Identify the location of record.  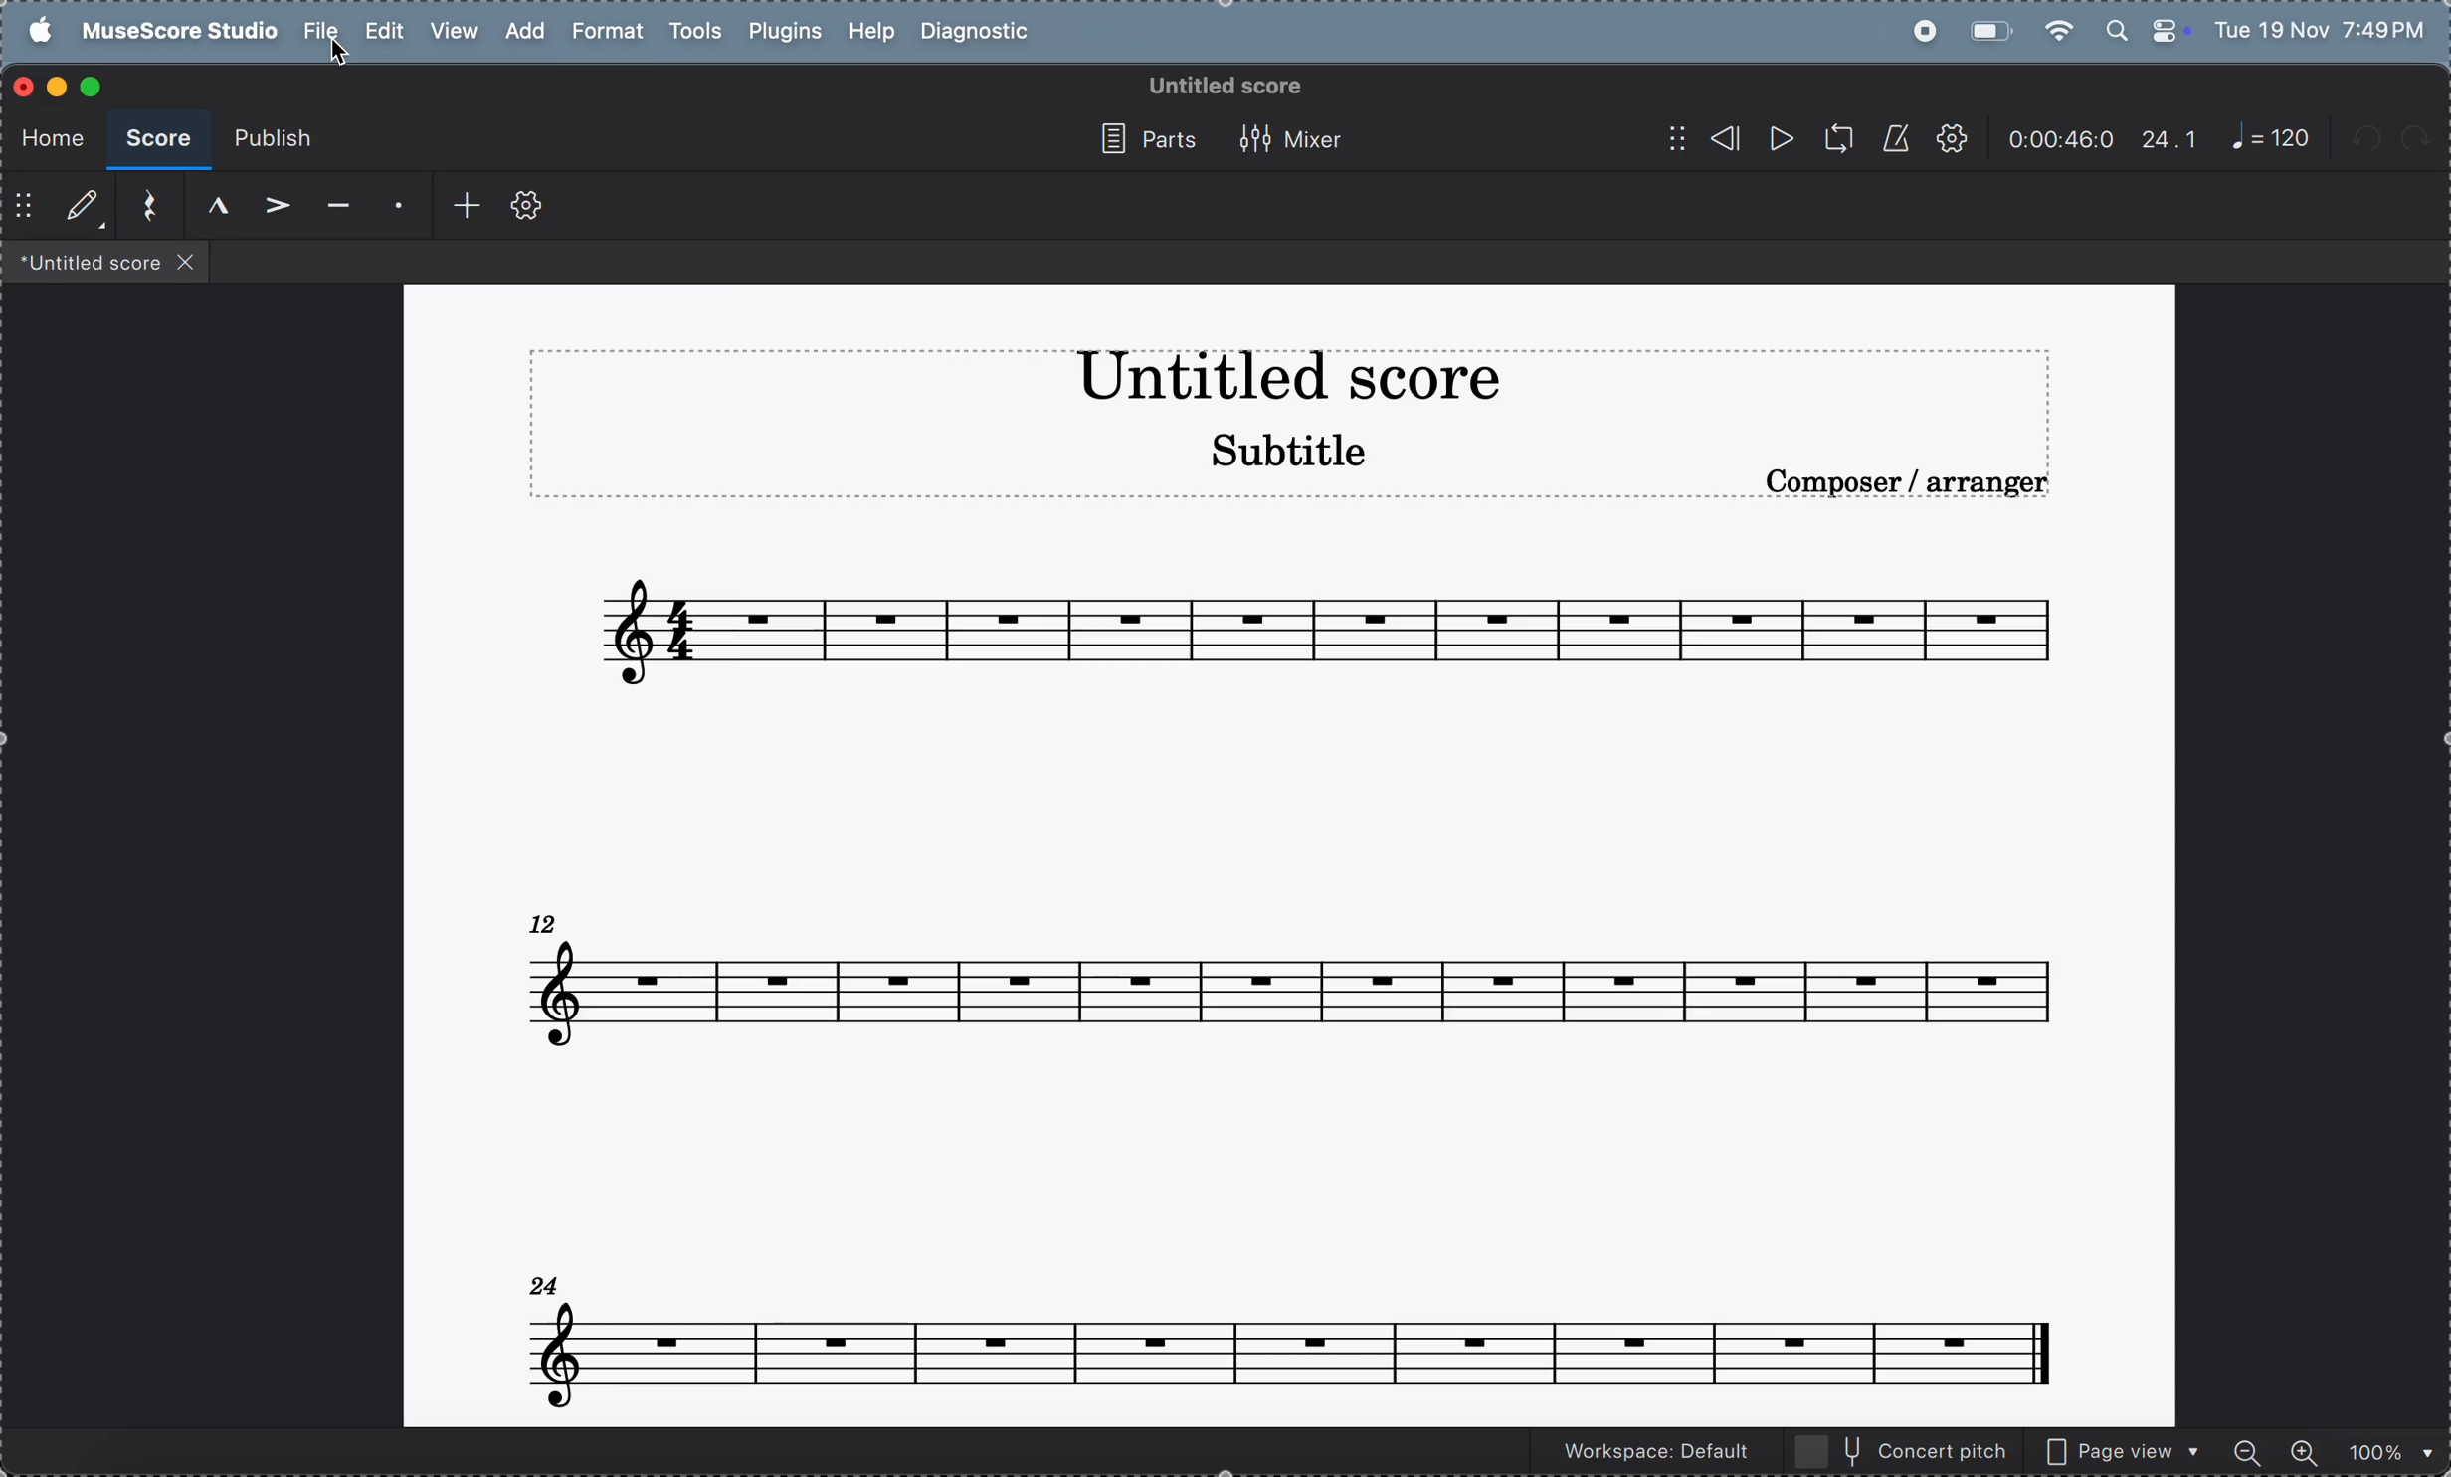
(1919, 31).